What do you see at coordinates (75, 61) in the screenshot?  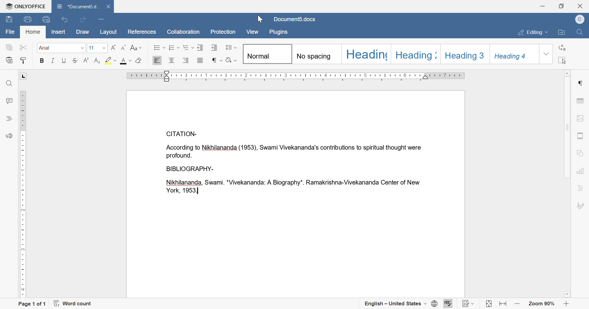 I see `strikethrough` at bounding box center [75, 61].